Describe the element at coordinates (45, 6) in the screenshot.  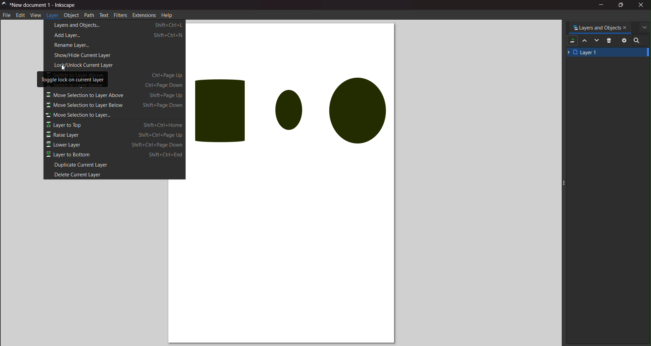
I see `title` at that location.